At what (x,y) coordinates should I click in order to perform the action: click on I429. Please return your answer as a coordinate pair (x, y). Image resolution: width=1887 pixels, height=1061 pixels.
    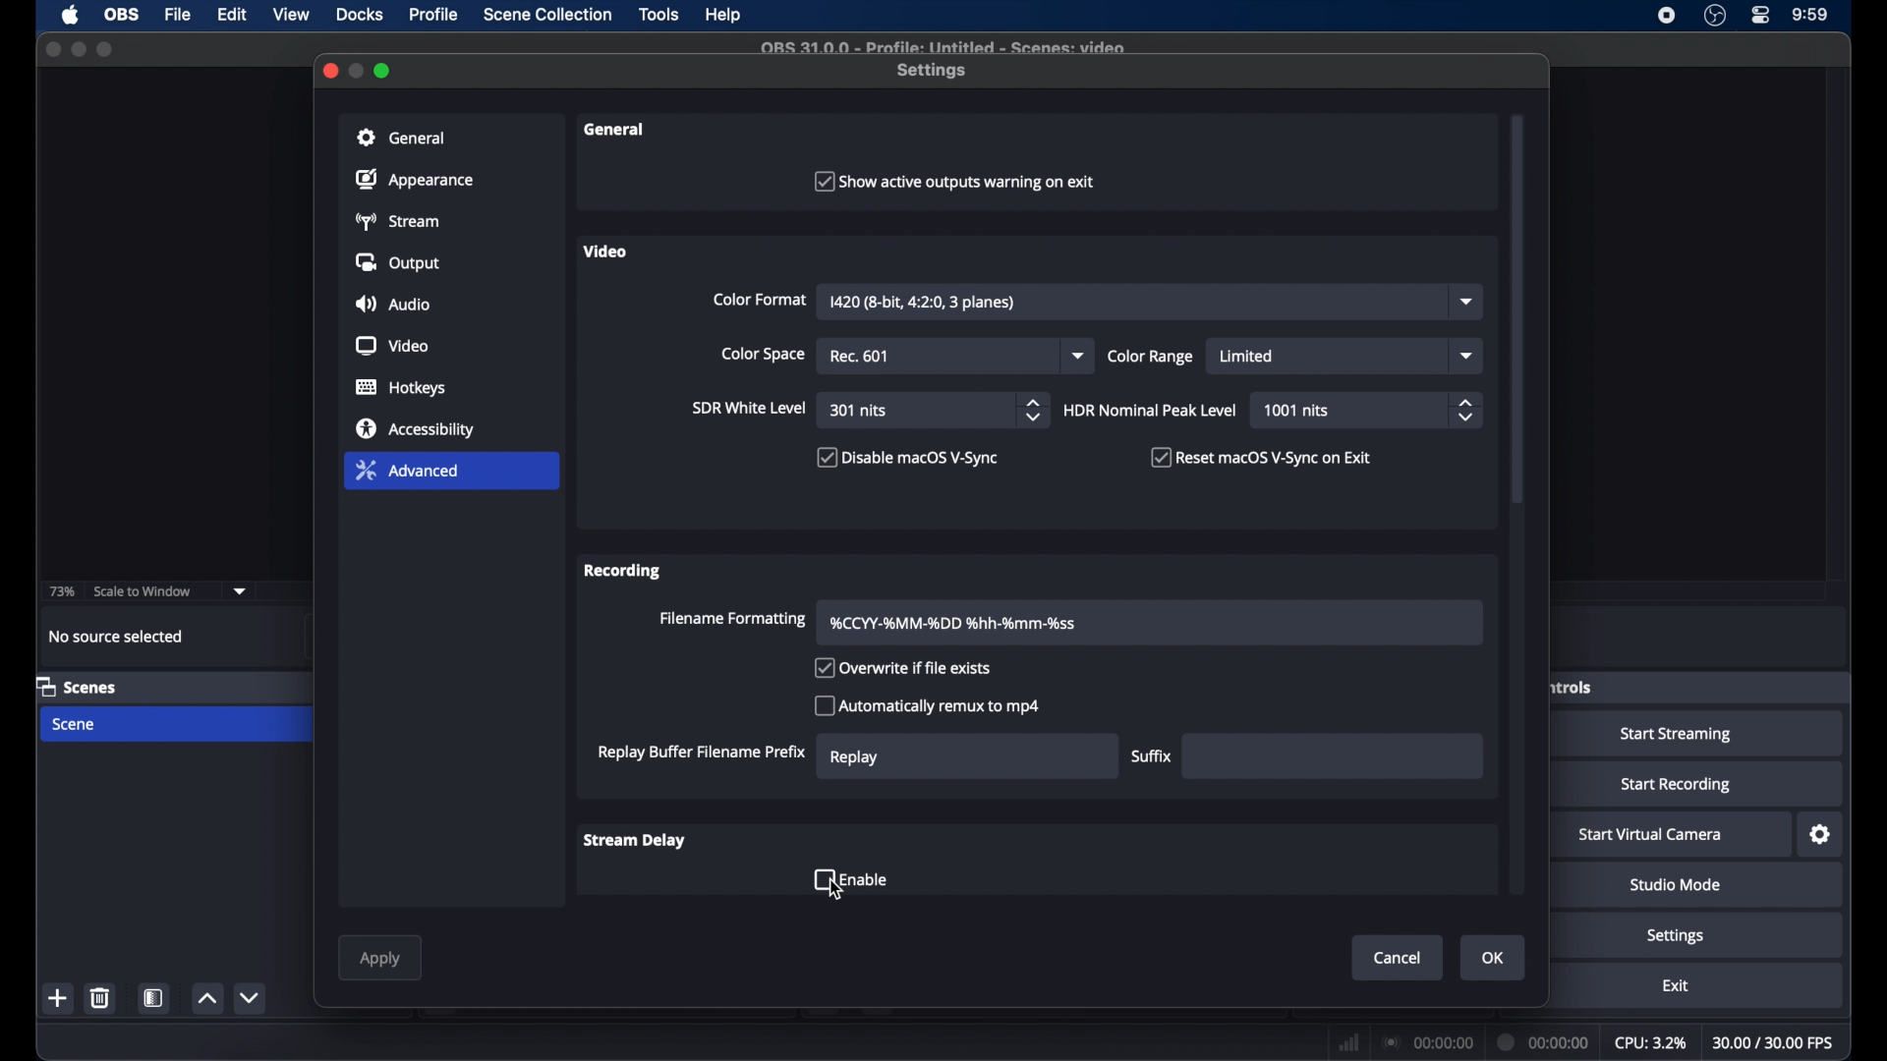
    Looking at the image, I should click on (924, 303).